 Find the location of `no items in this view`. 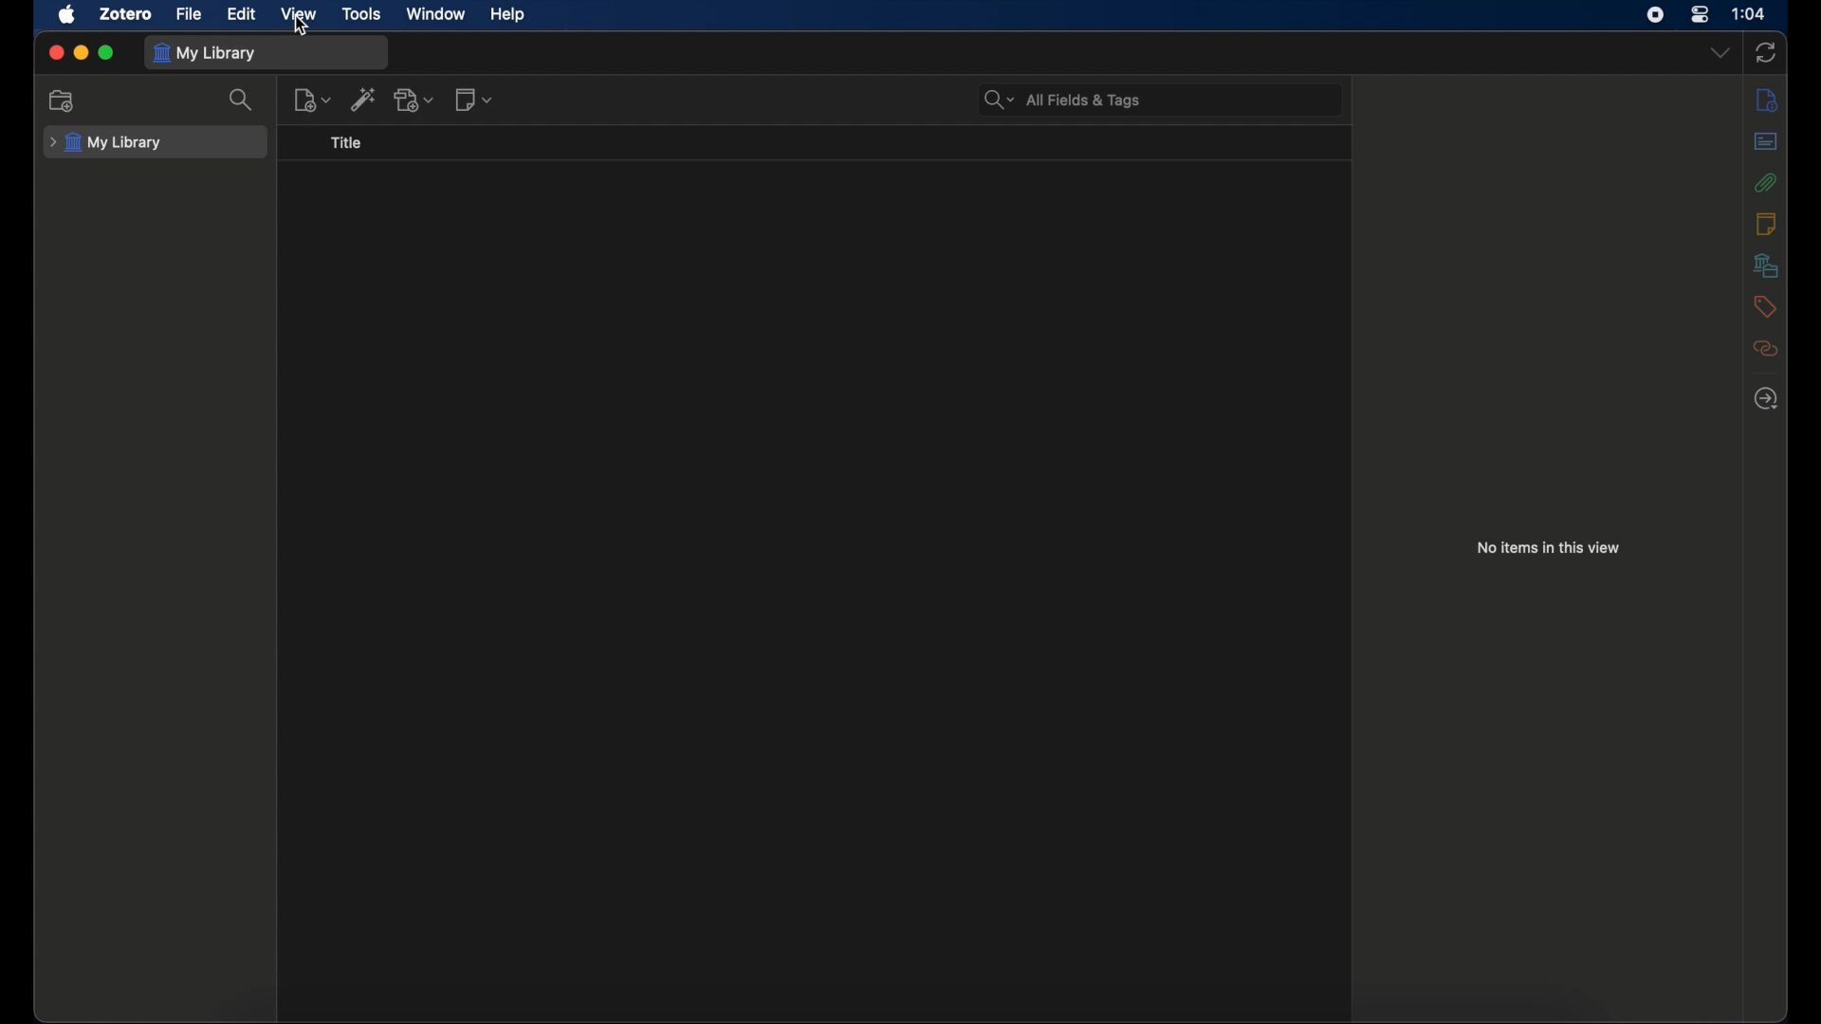

no items in this view is located at coordinates (1549, 546).